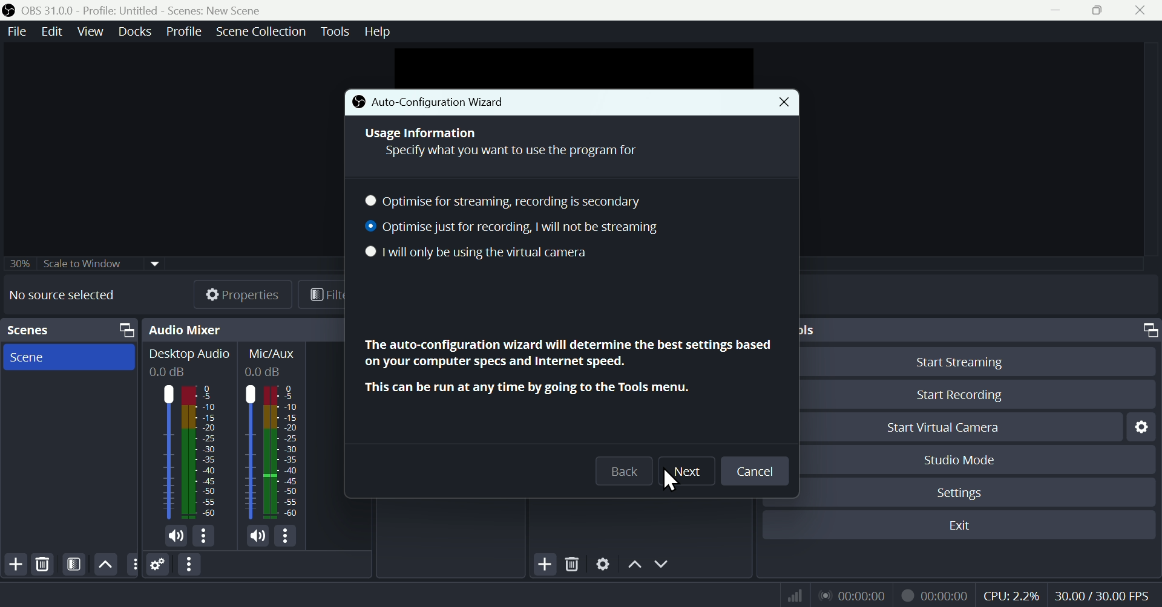 This screenshot has height=607, width=1162. I want to click on Up, so click(105, 564).